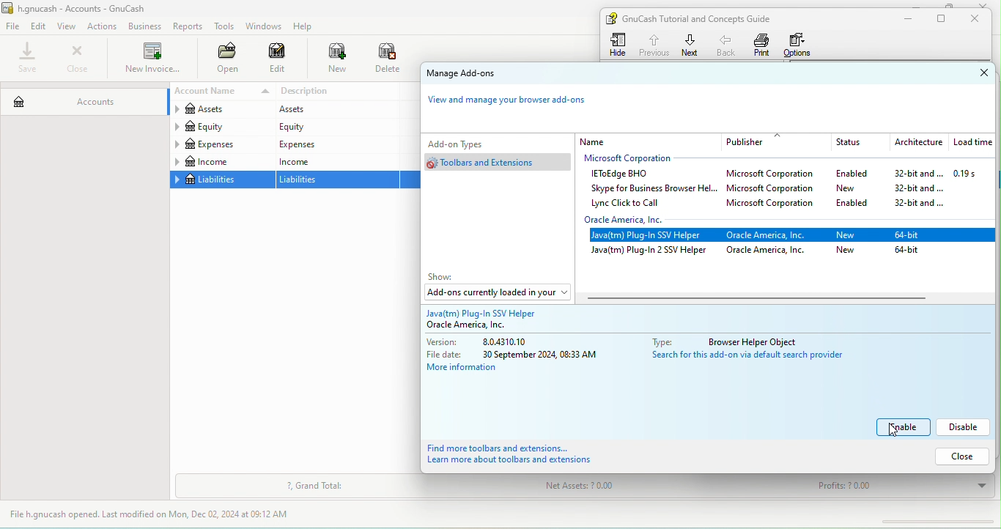 Image resolution: width=1001 pixels, height=529 pixels. Describe the element at coordinates (905, 19) in the screenshot. I see `minimize` at that location.